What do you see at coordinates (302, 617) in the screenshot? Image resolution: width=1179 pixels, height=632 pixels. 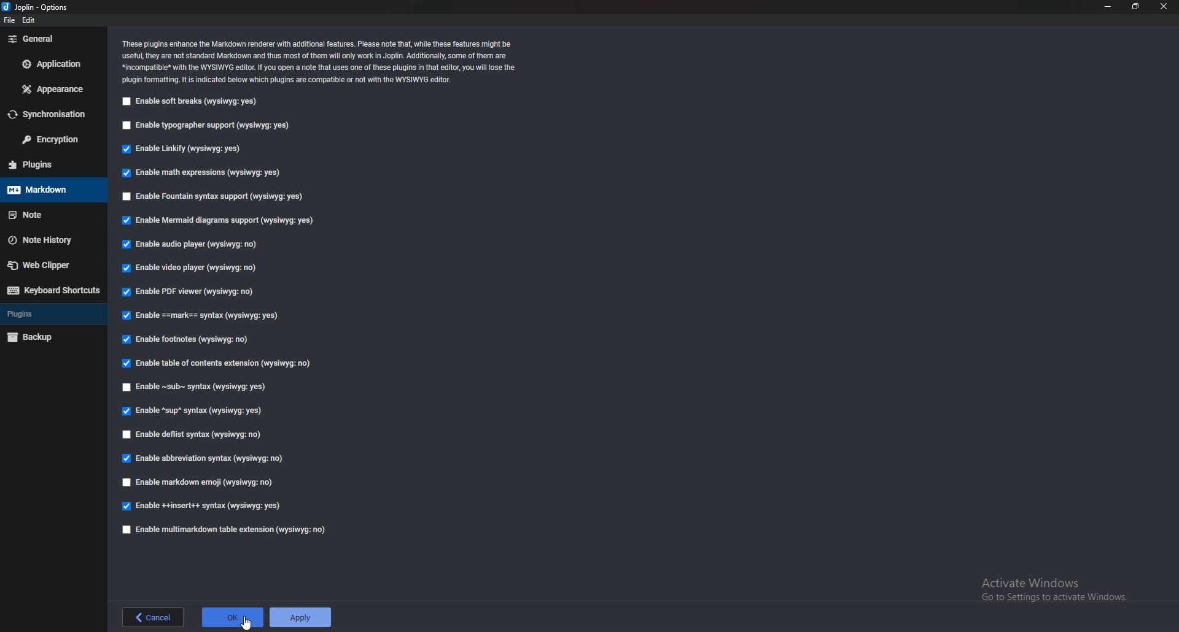 I see `apply` at bounding box center [302, 617].